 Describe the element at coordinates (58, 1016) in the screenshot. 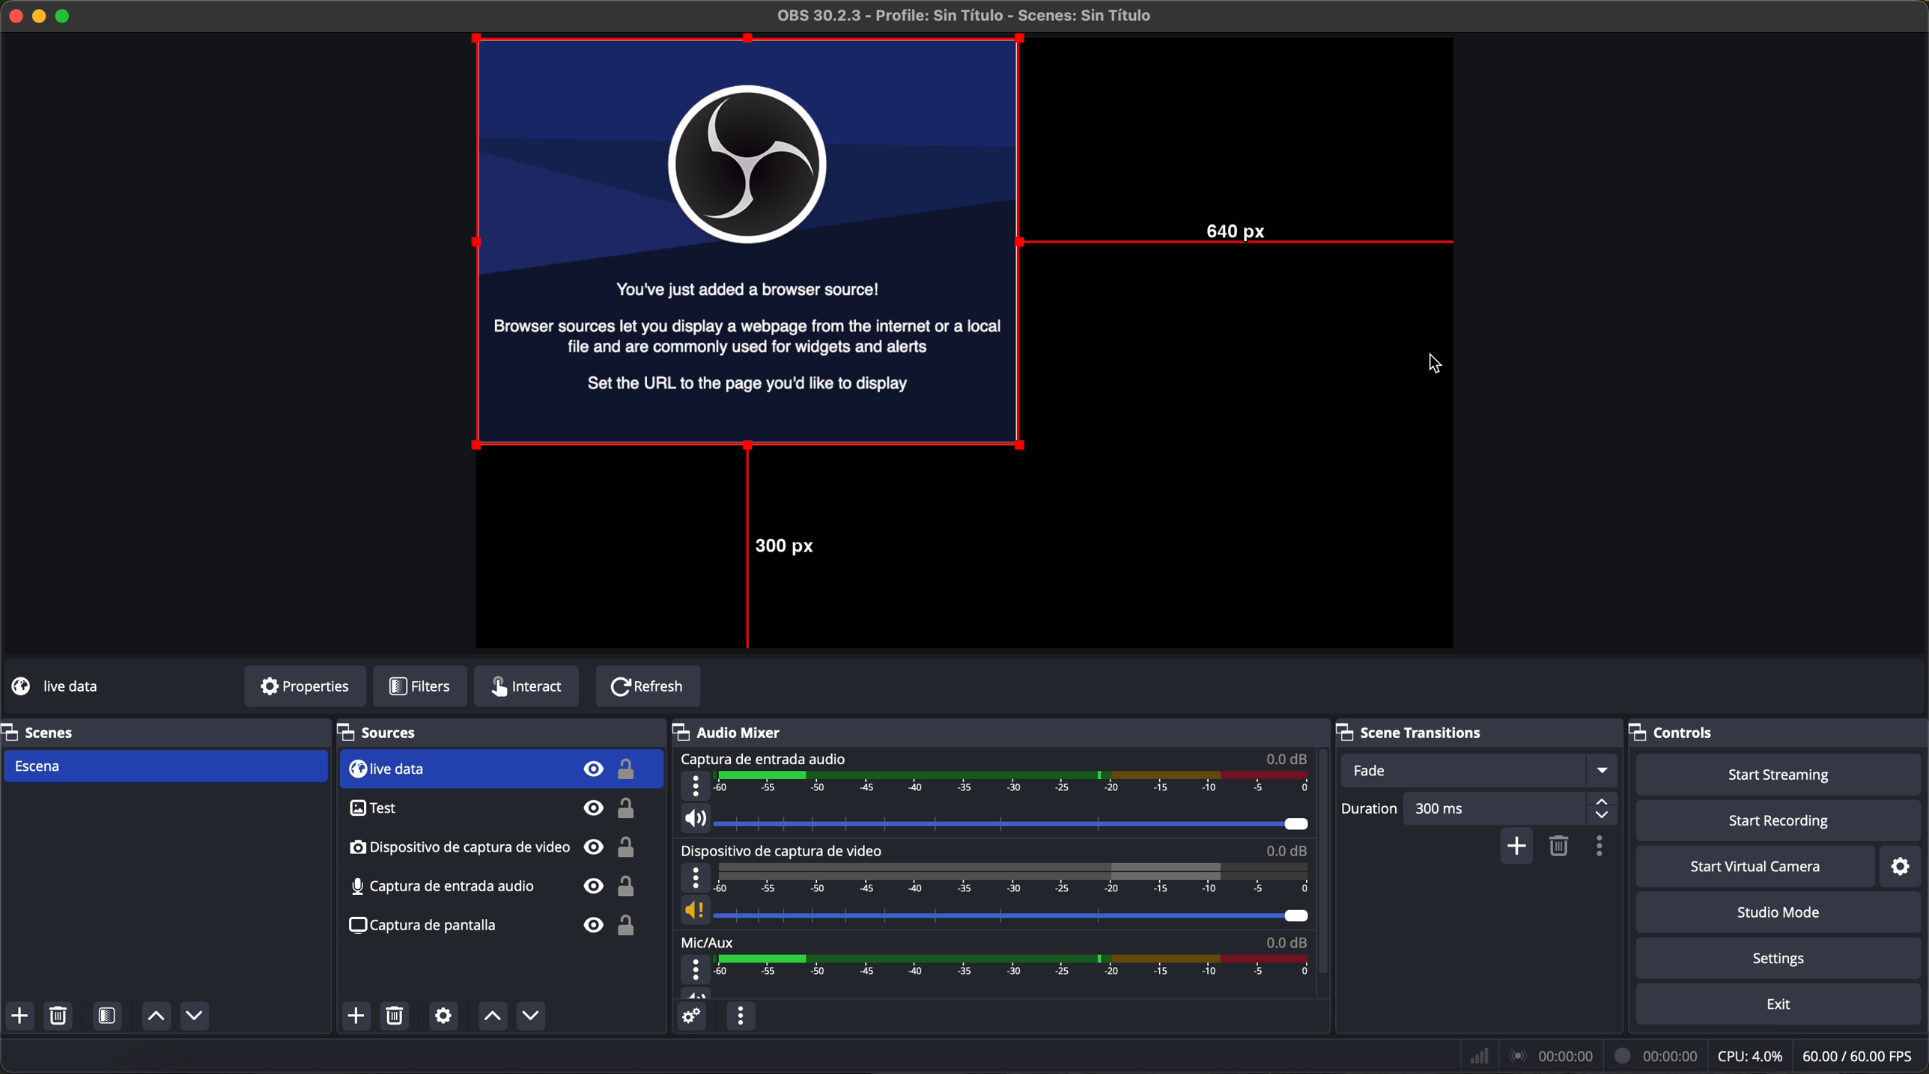

I see `remove selected scenes` at that location.